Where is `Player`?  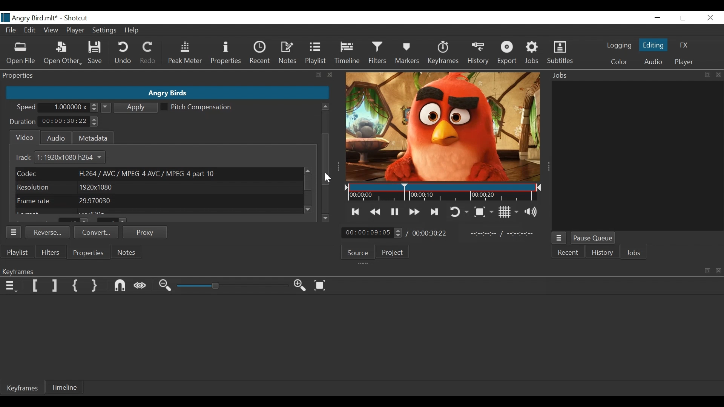 Player is located at coordinates (684, 62).